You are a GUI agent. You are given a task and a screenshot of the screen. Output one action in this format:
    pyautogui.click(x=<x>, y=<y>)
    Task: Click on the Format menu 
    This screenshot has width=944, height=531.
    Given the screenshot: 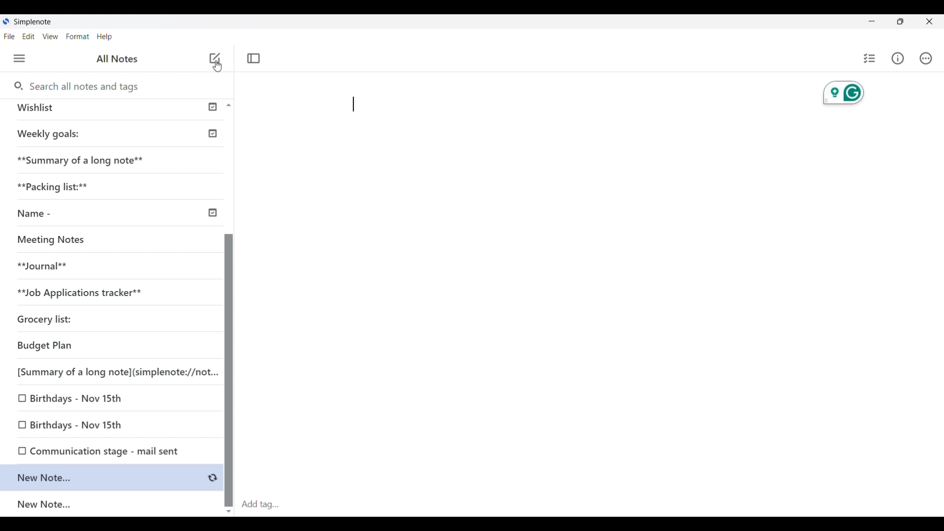 What is the action you would take?
    pyautogui.click(x=78, y=36)
    